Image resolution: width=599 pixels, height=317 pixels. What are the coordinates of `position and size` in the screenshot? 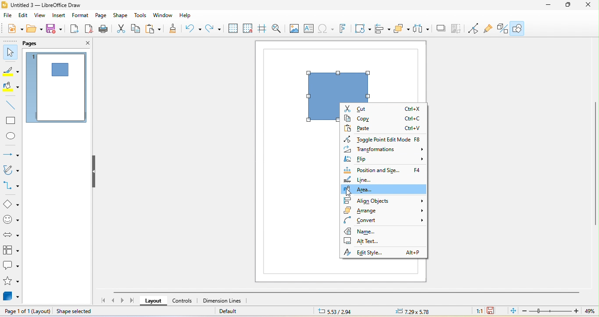 It's located at (384, 171).